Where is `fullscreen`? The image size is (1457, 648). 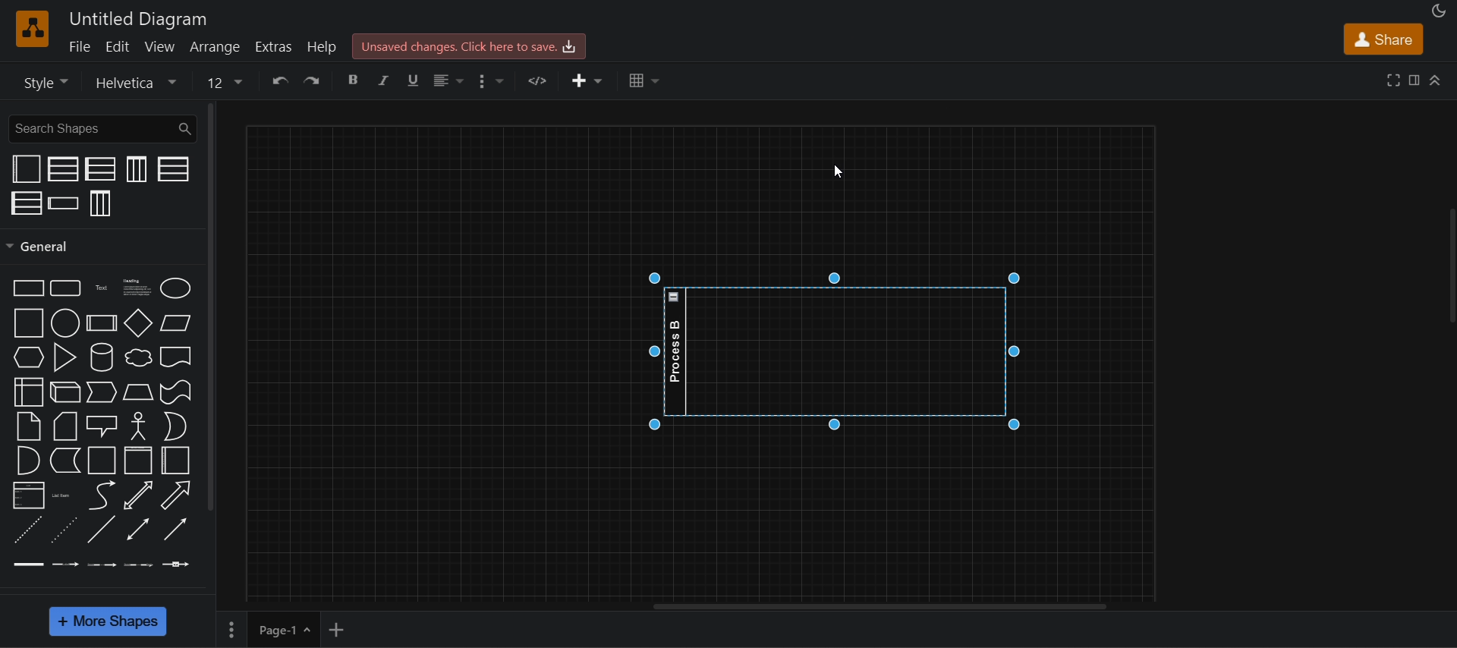 fullscreen is located at coordinates (1395, 79).